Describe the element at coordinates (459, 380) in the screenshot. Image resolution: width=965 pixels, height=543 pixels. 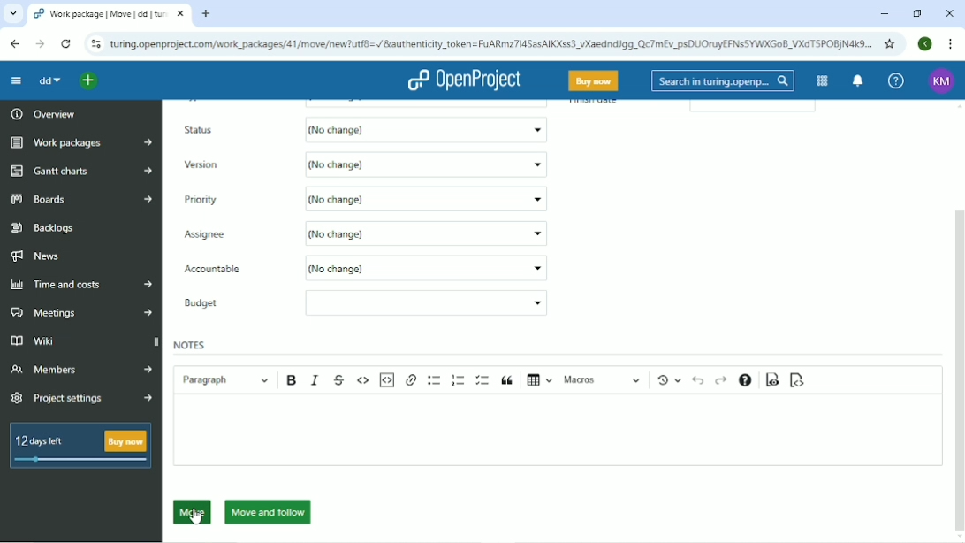
I see `Numbered list` at that location.